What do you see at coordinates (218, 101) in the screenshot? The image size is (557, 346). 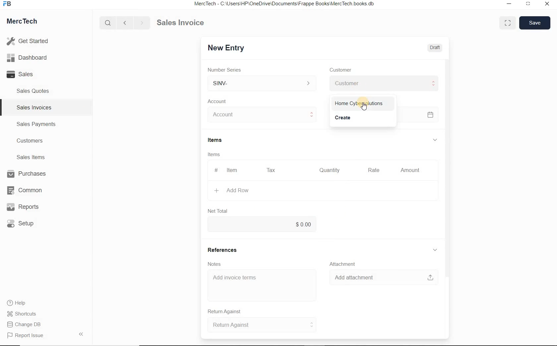 I see `Account` at bounding box center [218, 101].